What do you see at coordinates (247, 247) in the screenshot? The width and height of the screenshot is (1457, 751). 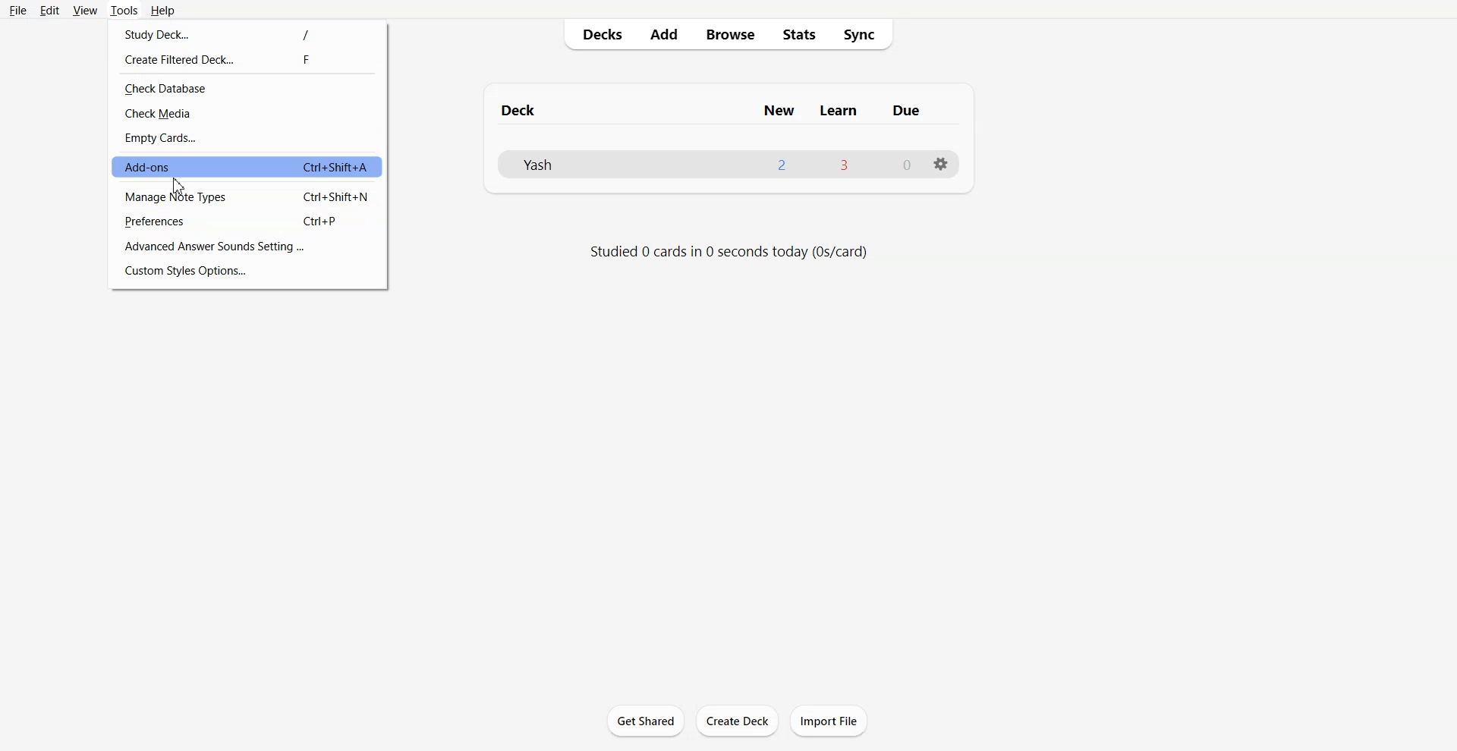 I see `Advance Answer sound Setting` at bounding box center [247, 247].